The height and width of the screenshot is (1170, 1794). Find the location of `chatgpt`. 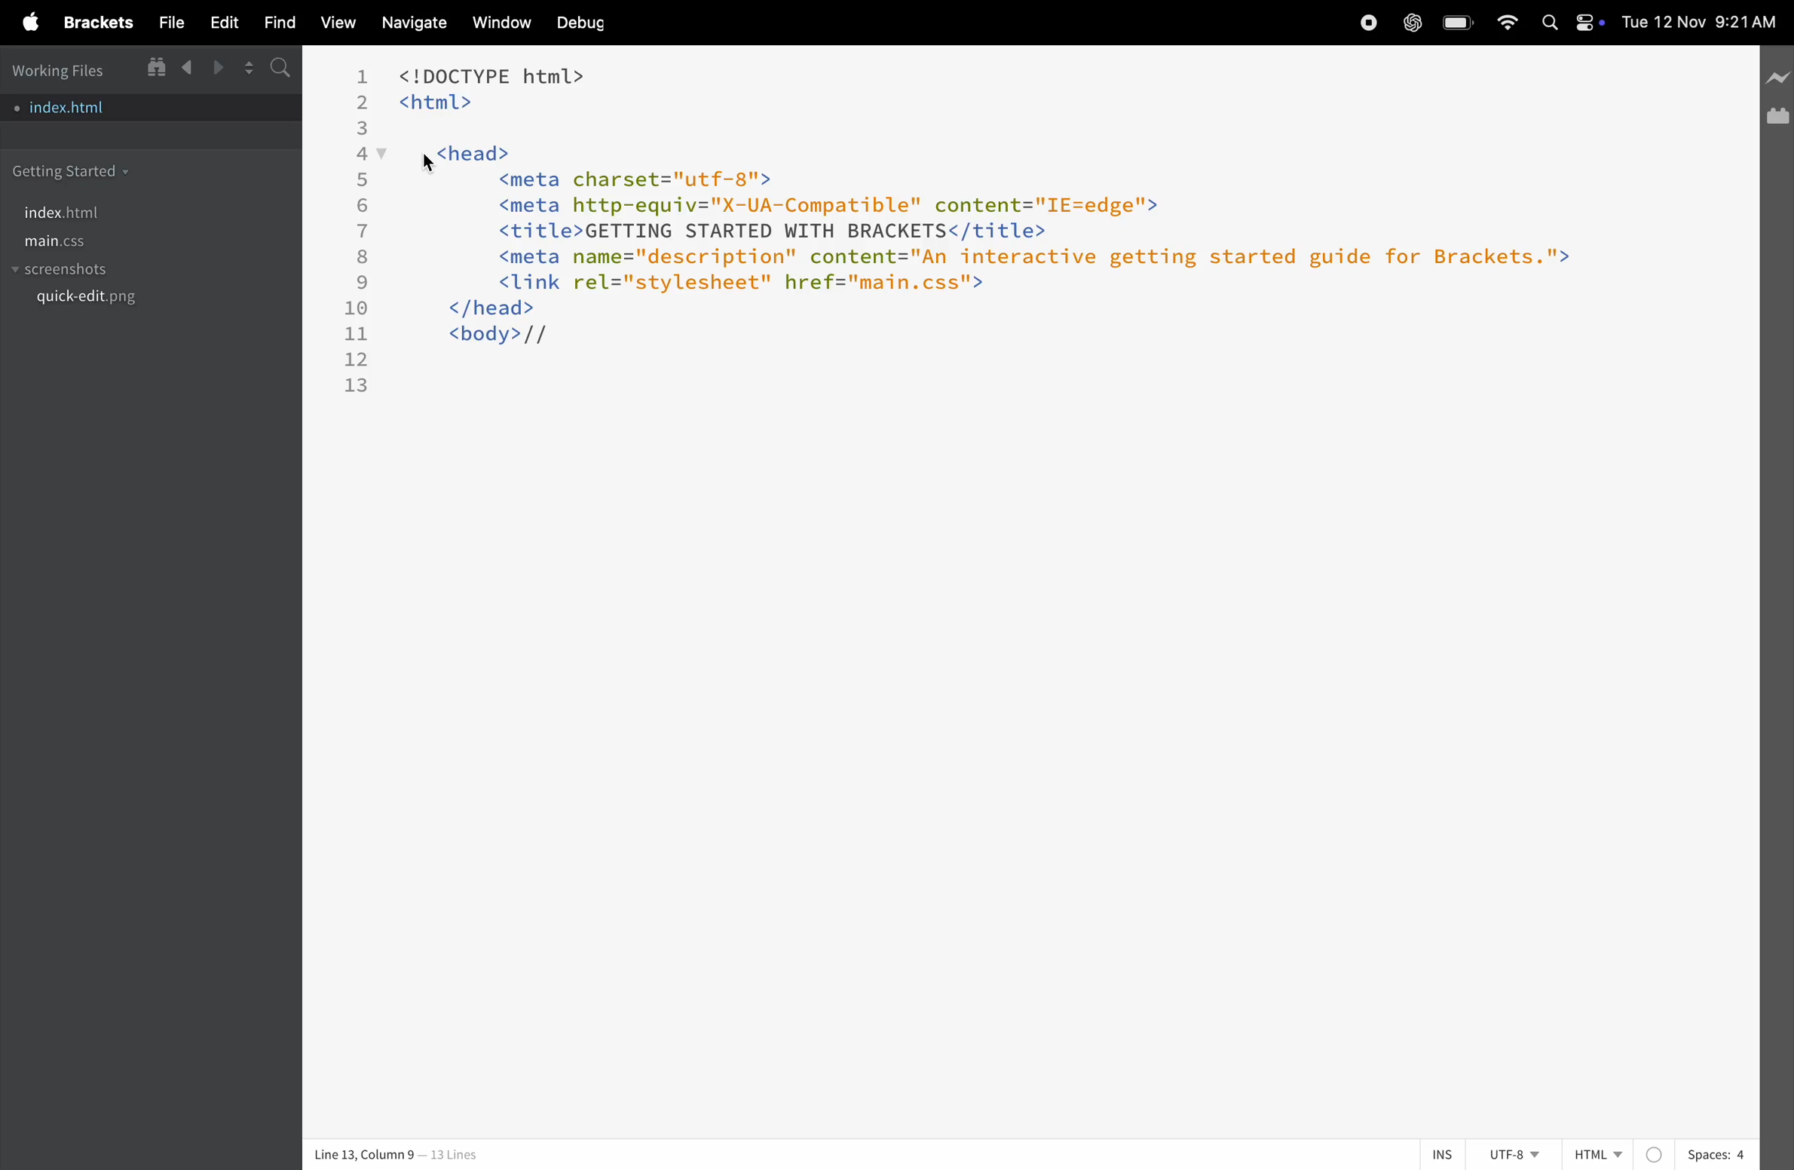

chatgpt is located at coordinates (1409, 23).